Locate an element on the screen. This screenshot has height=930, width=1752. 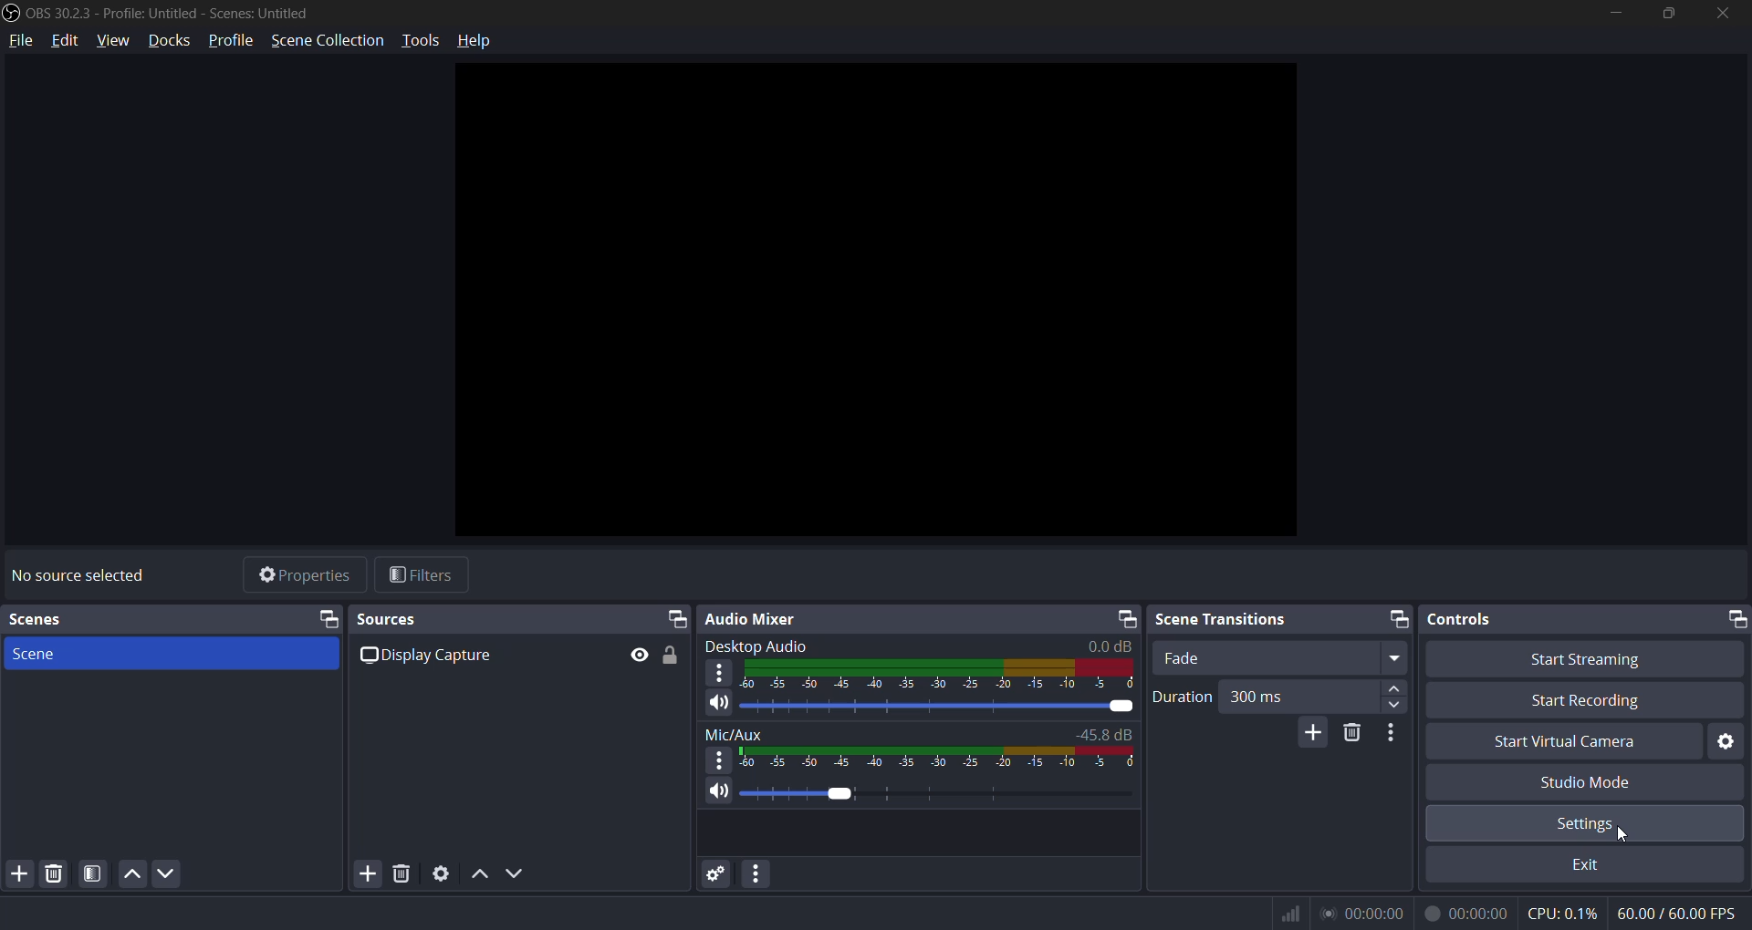
mute is located at coordinates (720, 702).